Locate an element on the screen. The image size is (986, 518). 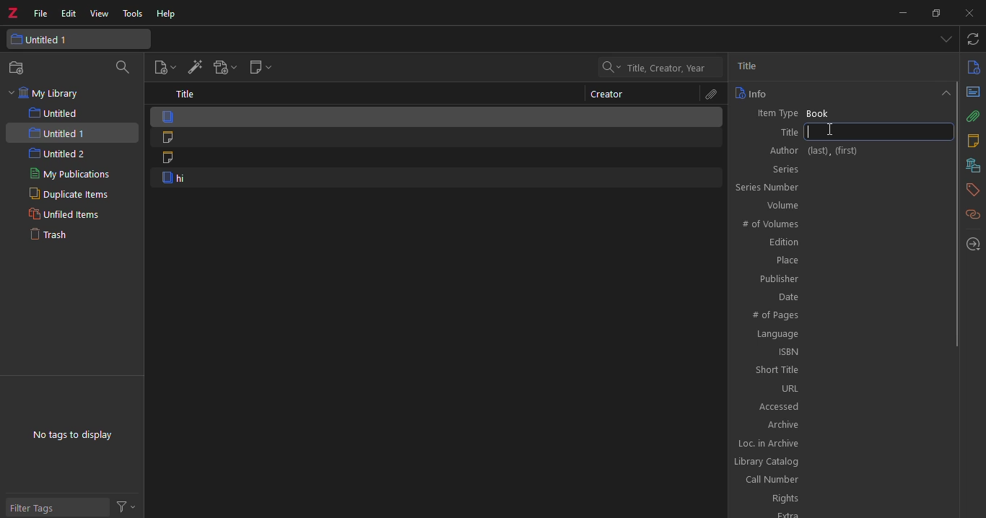
no tags is located at coordinates (71, 435).